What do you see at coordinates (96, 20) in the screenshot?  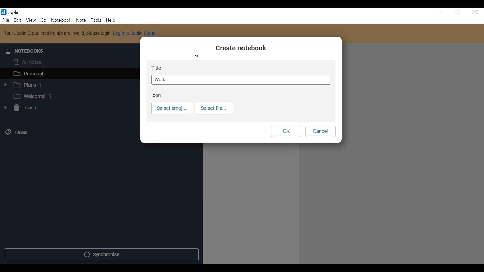 I see `Tools` at bounding box center [96, 20].